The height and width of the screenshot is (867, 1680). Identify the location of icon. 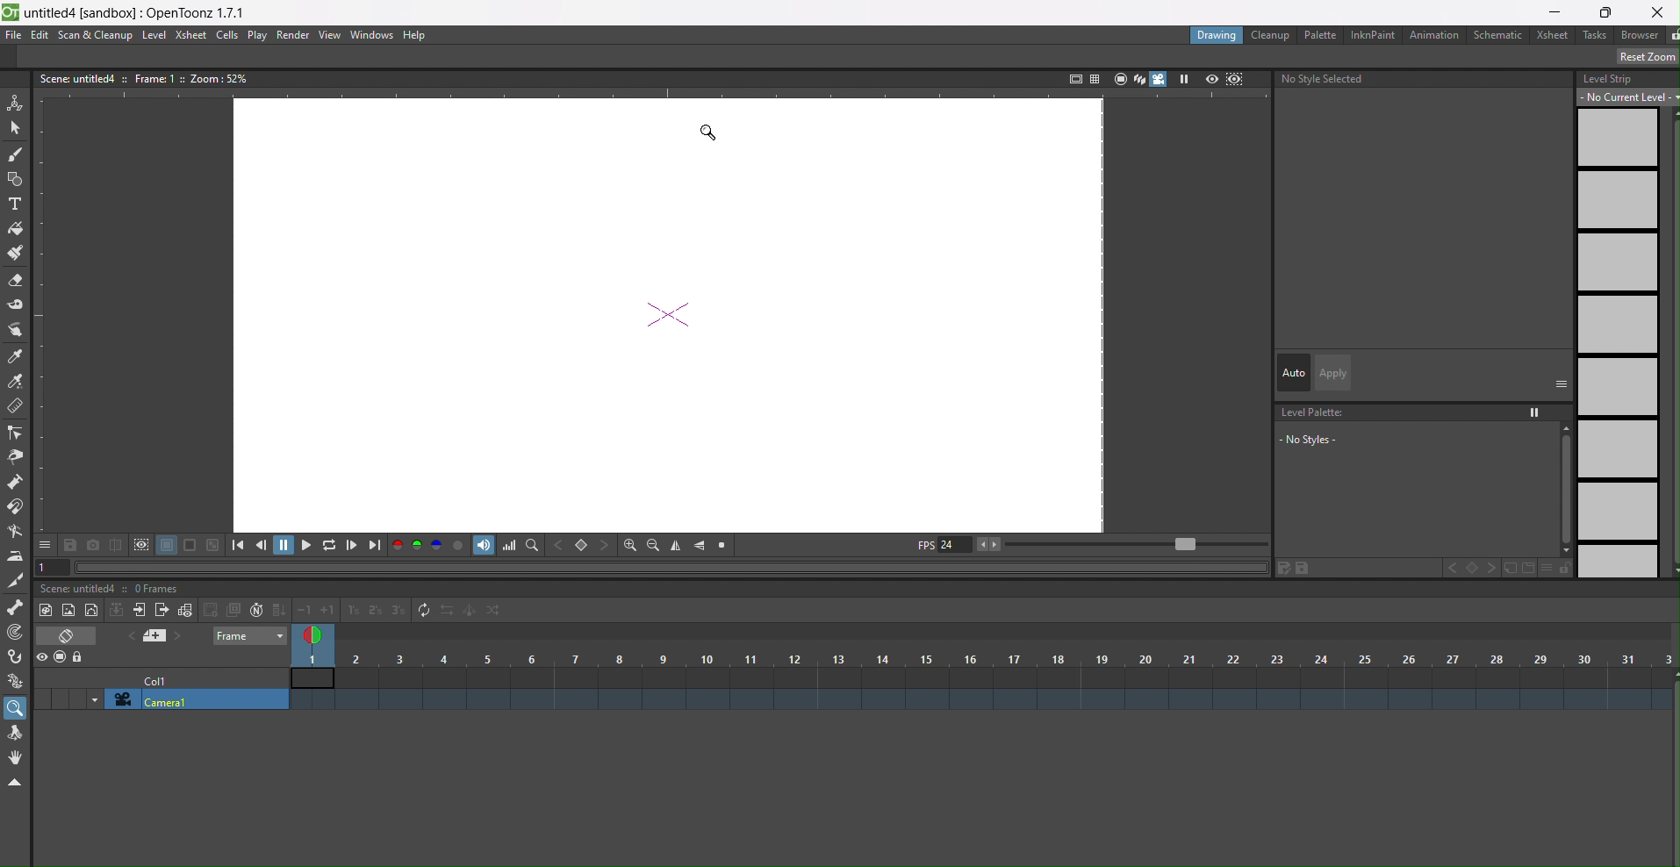
(143, 546).